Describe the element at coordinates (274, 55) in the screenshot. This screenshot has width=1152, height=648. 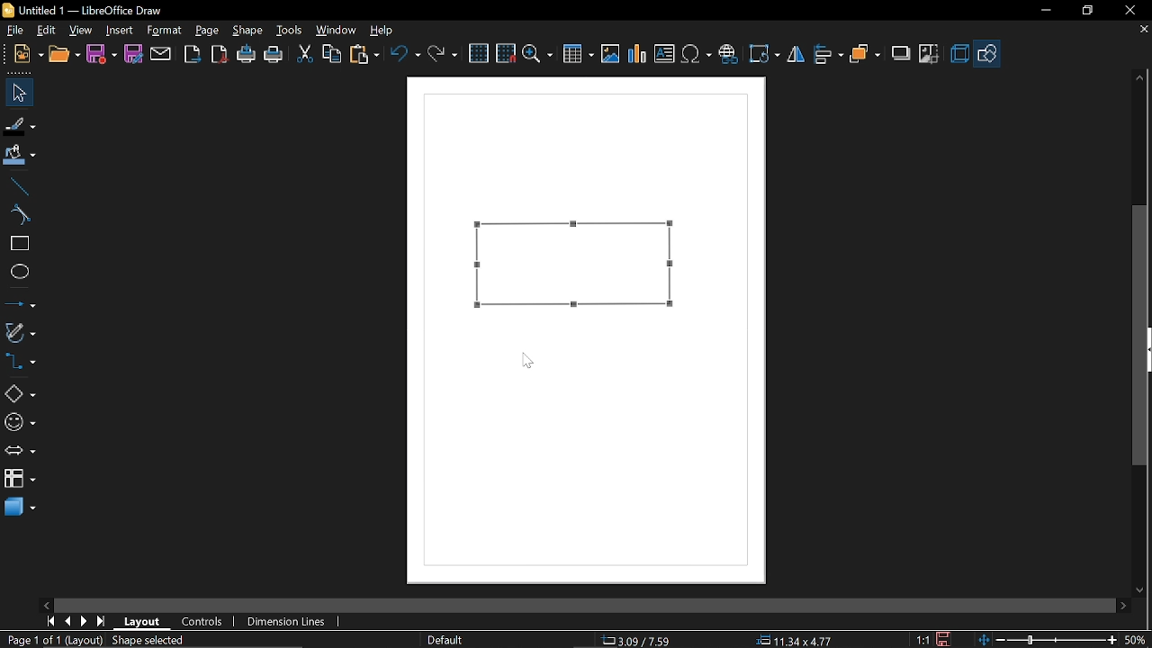
I see `Print` at that location.